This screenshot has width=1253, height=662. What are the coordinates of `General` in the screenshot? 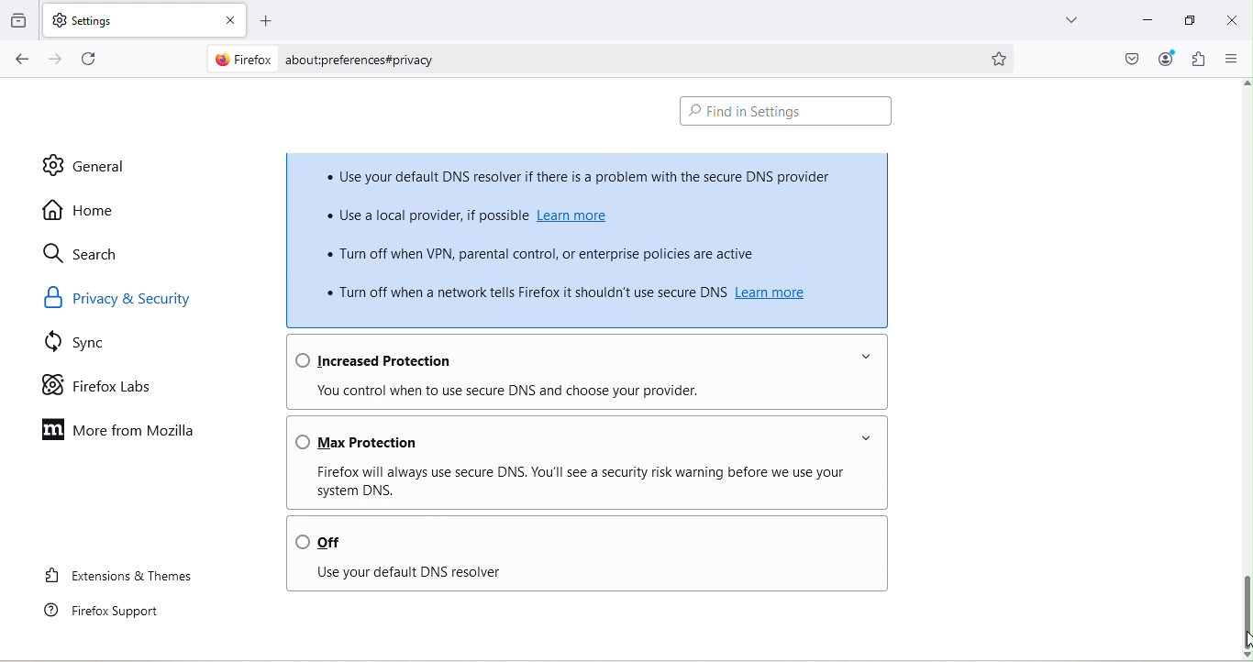 It's located at (83, 165).